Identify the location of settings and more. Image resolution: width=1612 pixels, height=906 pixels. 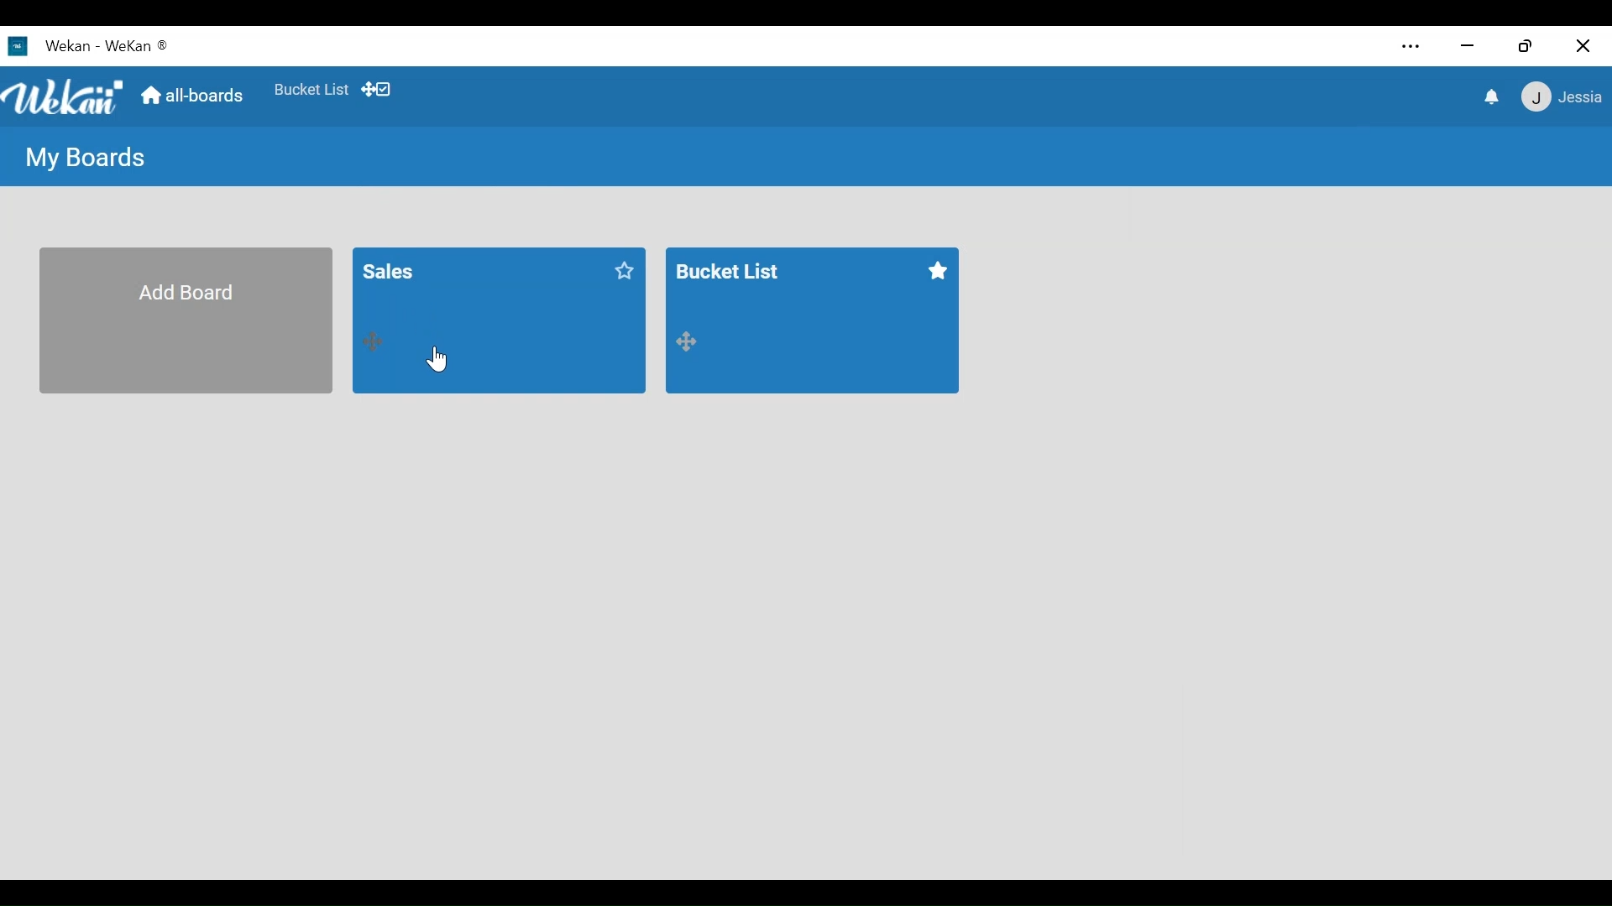
(1409, 47).